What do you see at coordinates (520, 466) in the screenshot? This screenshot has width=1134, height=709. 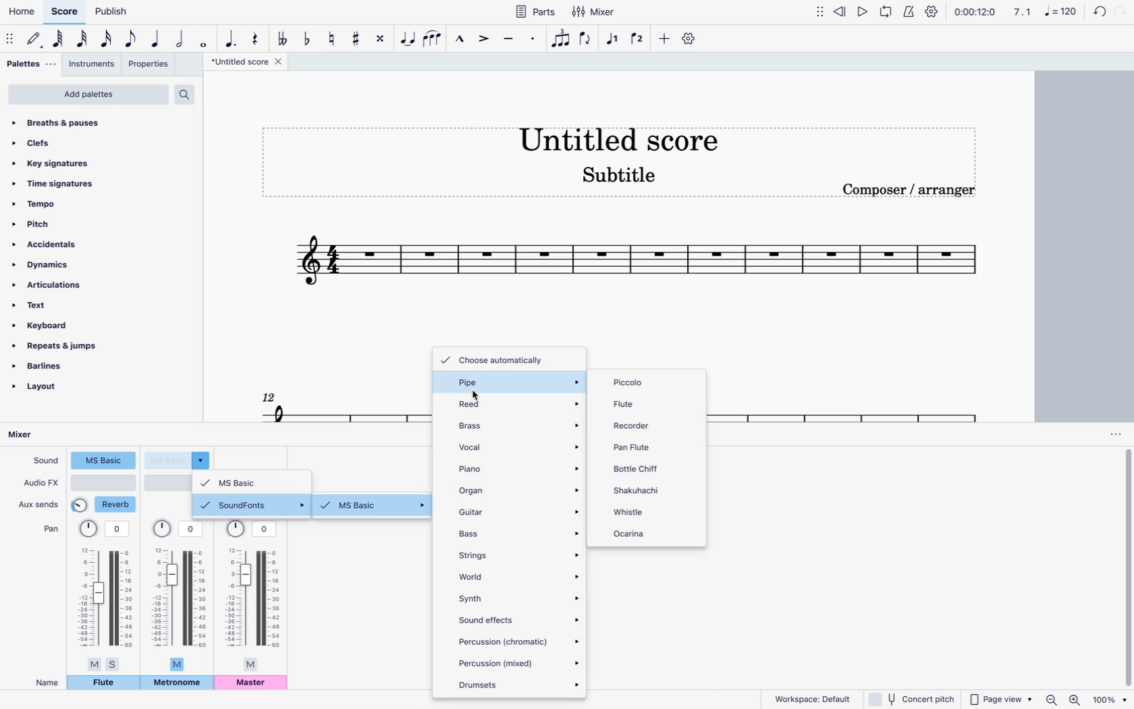 I see `piano` at bounding box center [520, 466].